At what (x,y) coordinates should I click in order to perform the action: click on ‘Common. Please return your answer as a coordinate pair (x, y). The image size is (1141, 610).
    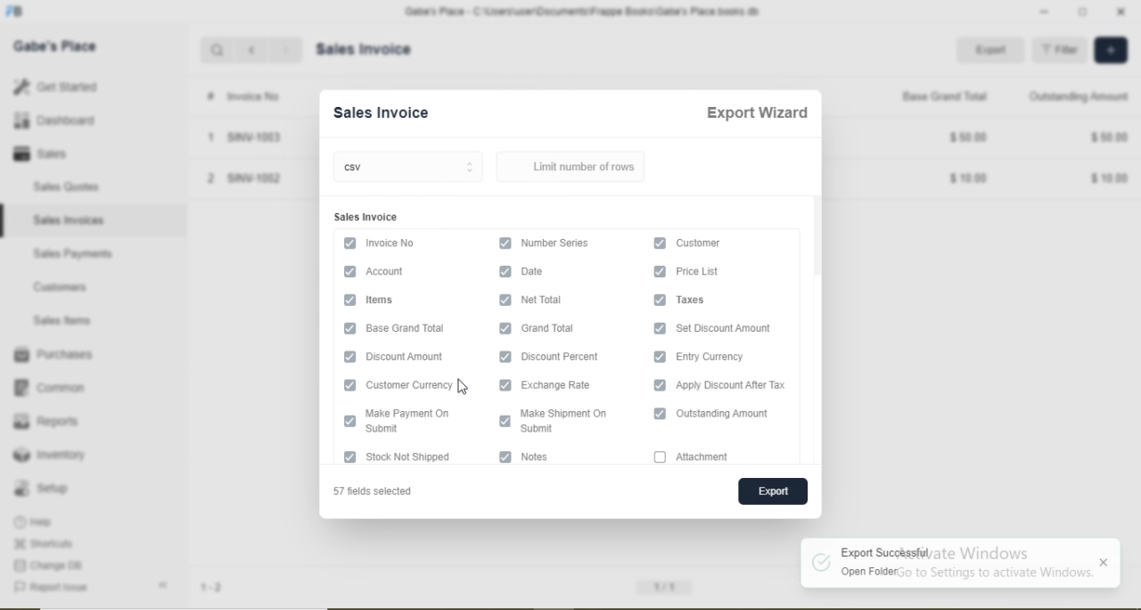
    Looking at the image, I should click on (54, 388).